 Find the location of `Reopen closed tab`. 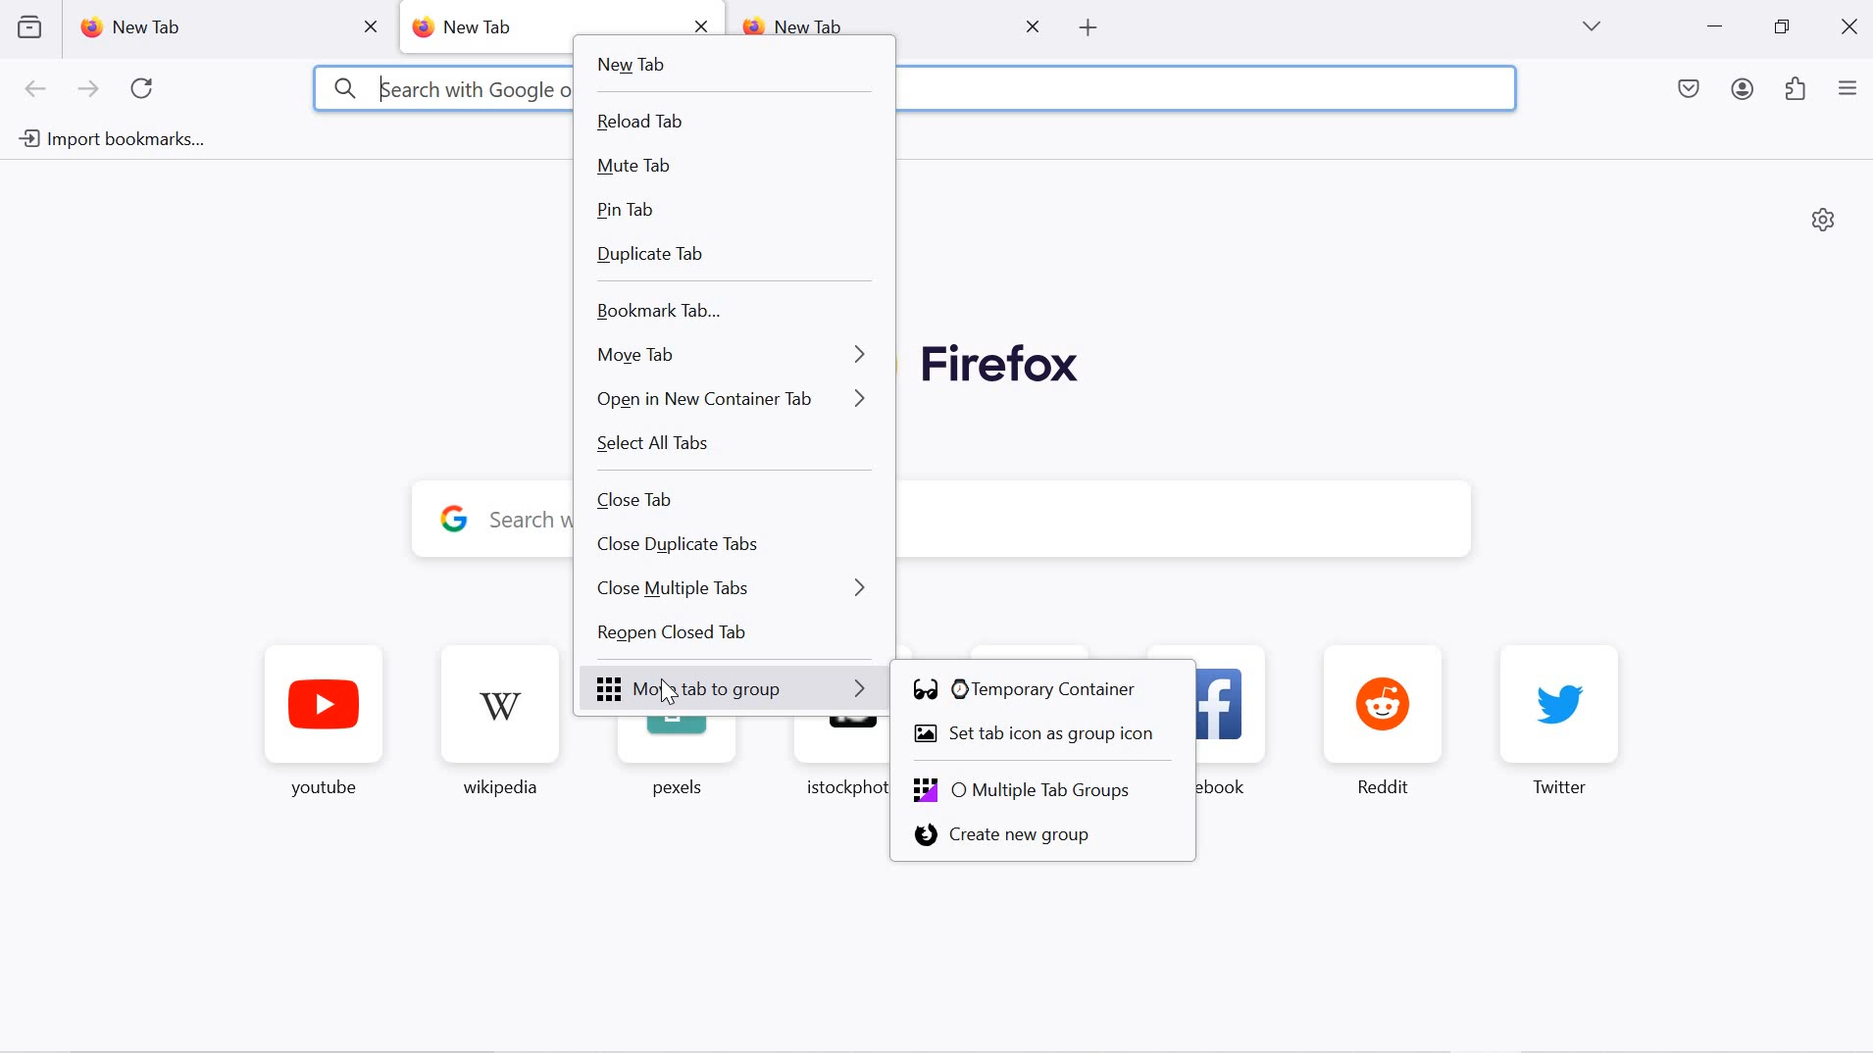

Reopen closed tab is located at coordinates (737, 636).